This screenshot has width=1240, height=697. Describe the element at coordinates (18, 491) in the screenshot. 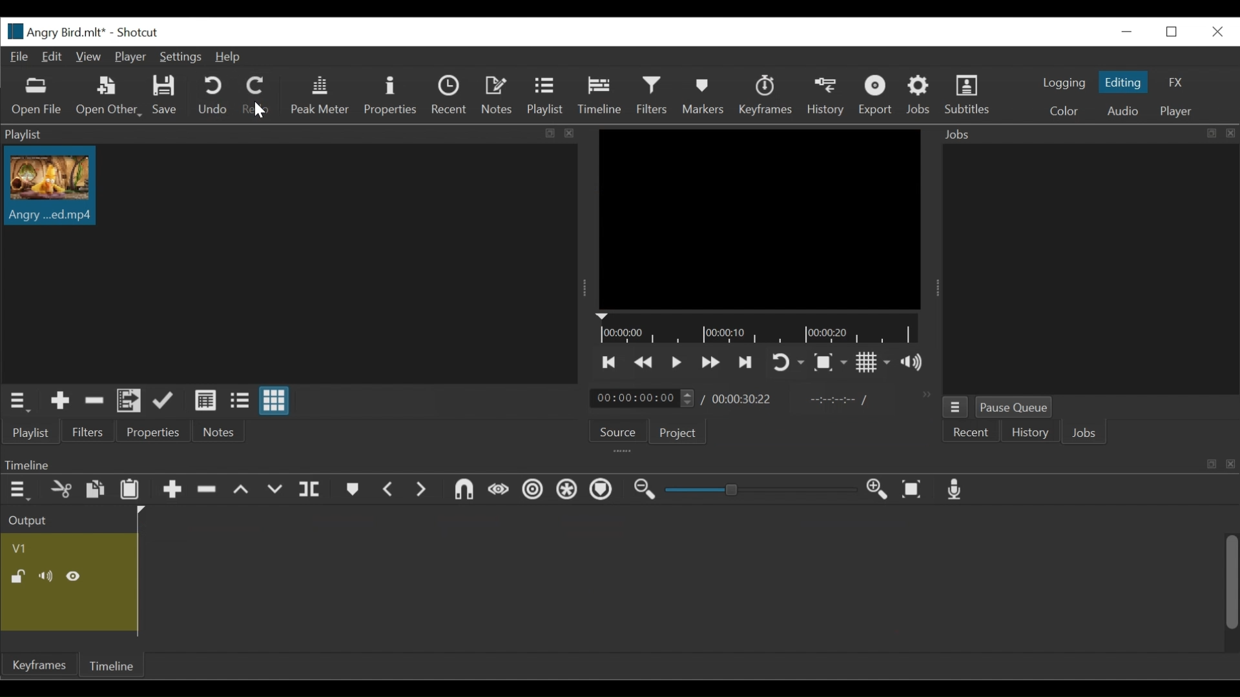

I see `Timeline menu` at that location.